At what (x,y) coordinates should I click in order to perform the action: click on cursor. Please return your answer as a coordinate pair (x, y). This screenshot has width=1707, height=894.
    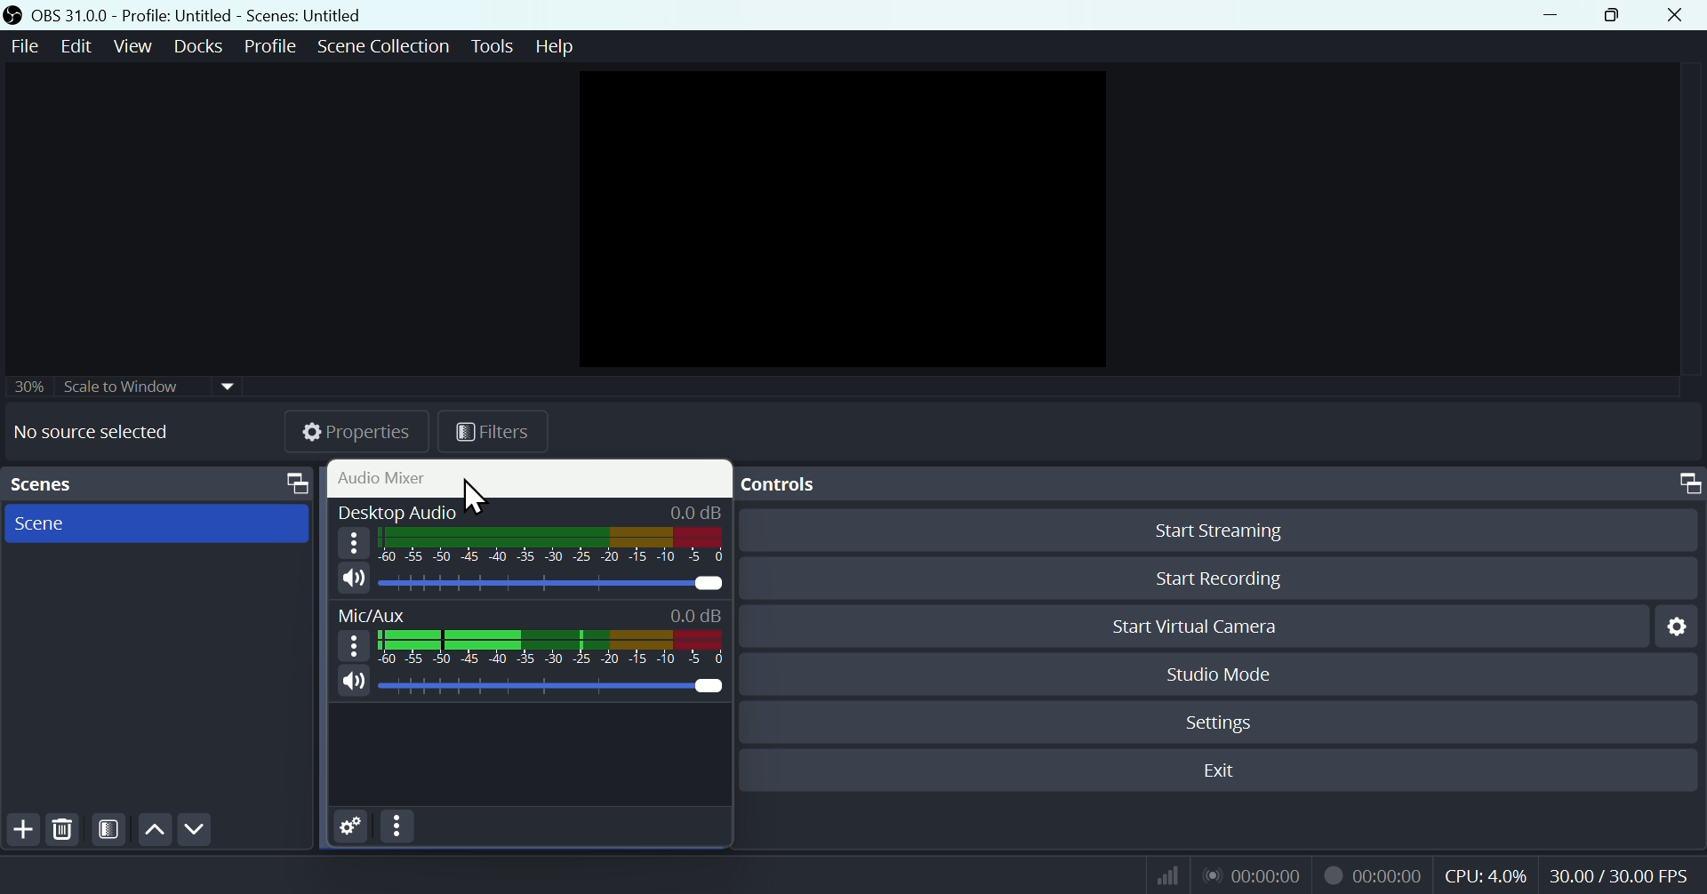
    Looking at the image, I should click on (475, 499).